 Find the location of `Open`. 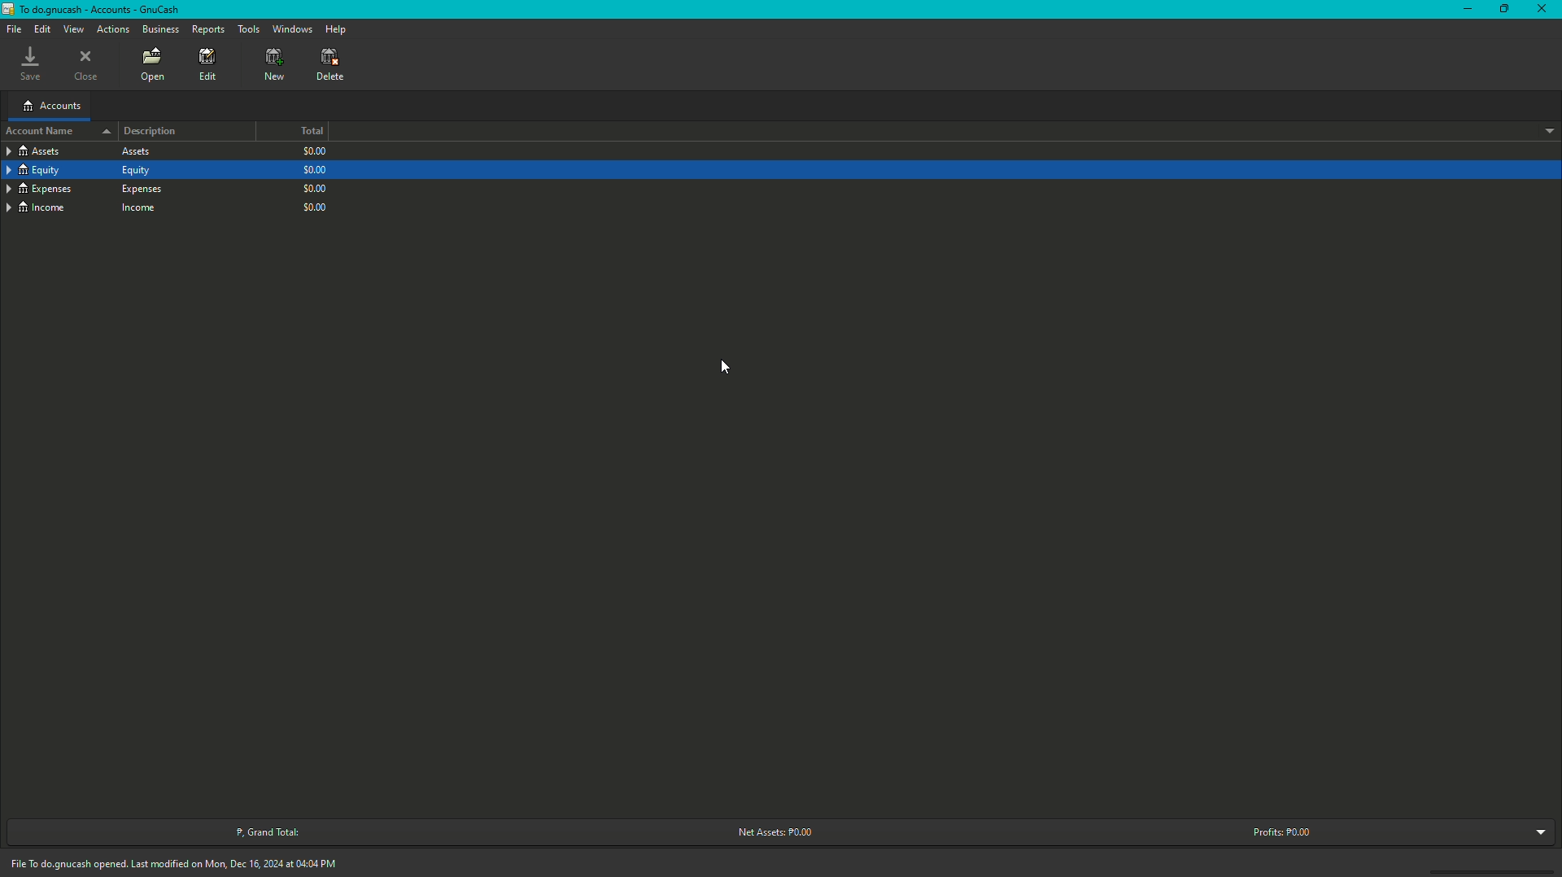

Open is located at coordinates (153, 67).